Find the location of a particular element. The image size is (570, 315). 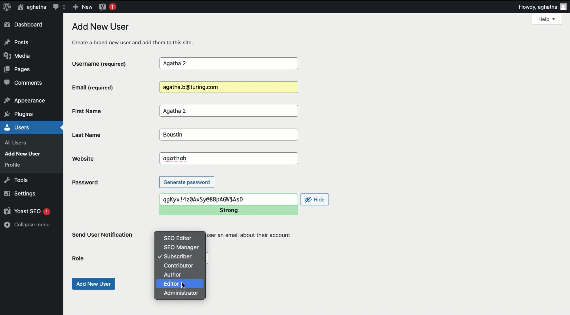

Username (required) is located at coordinates (106, 63).